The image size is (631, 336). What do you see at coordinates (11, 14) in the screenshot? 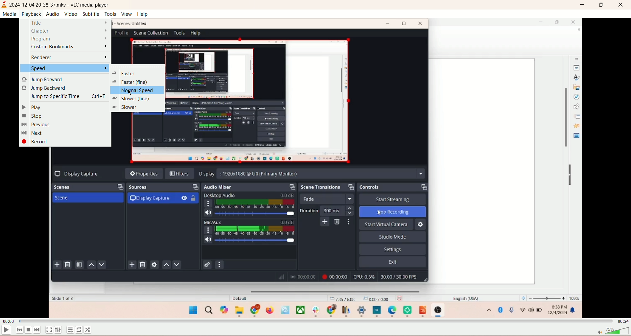
I see `media` at bounding box center [11, 14].